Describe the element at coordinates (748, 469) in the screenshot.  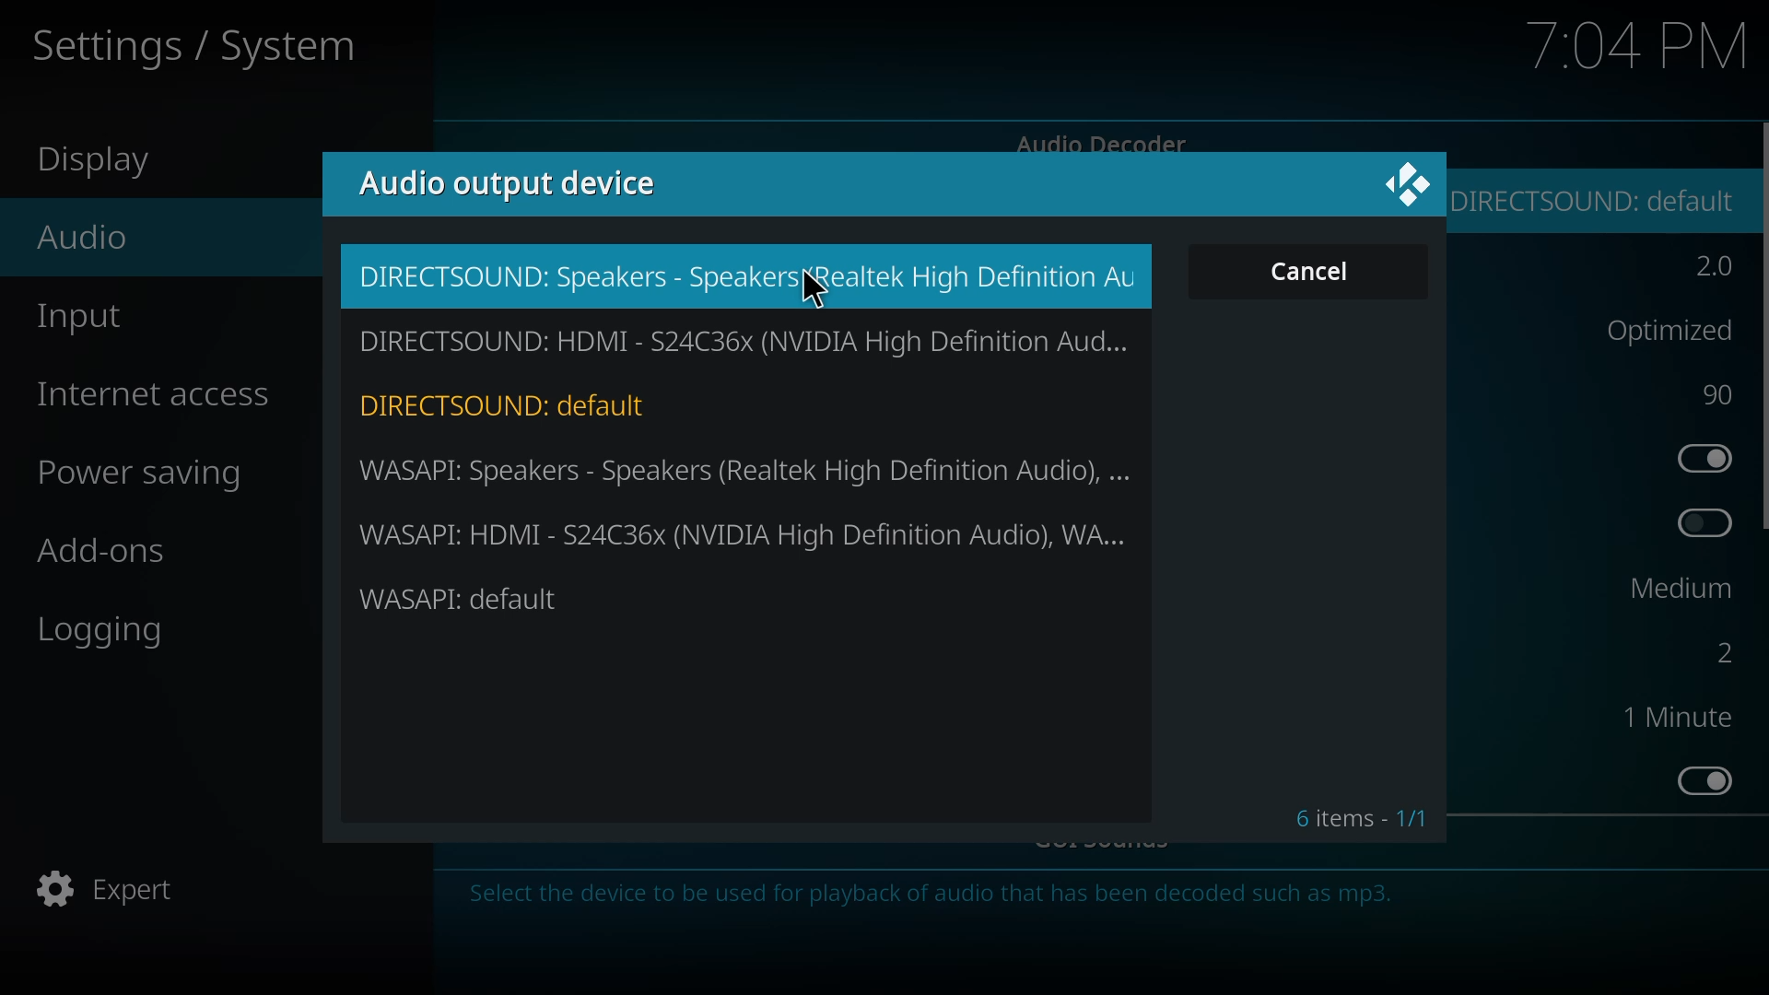
I see `speakers` at that location.